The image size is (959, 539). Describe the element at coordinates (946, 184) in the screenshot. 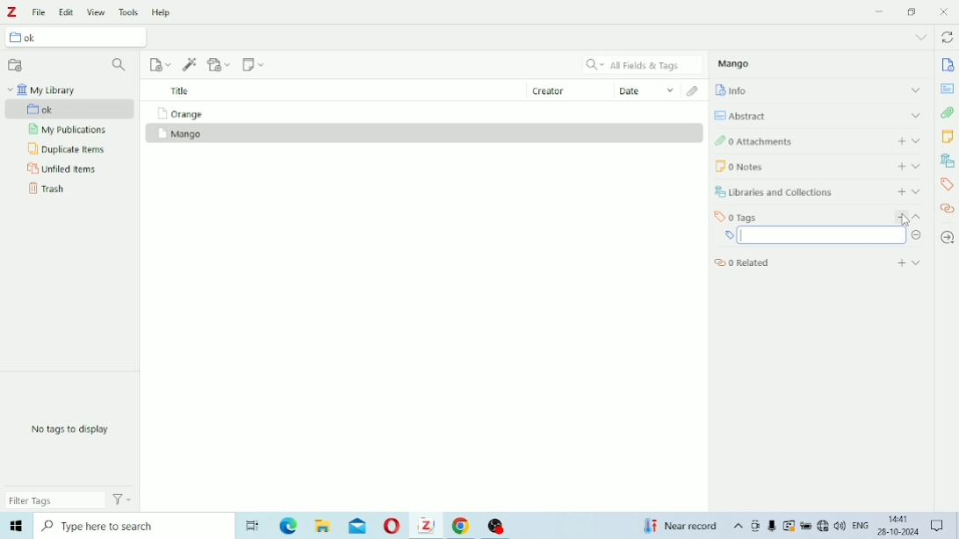

I see `Tags` at that location.